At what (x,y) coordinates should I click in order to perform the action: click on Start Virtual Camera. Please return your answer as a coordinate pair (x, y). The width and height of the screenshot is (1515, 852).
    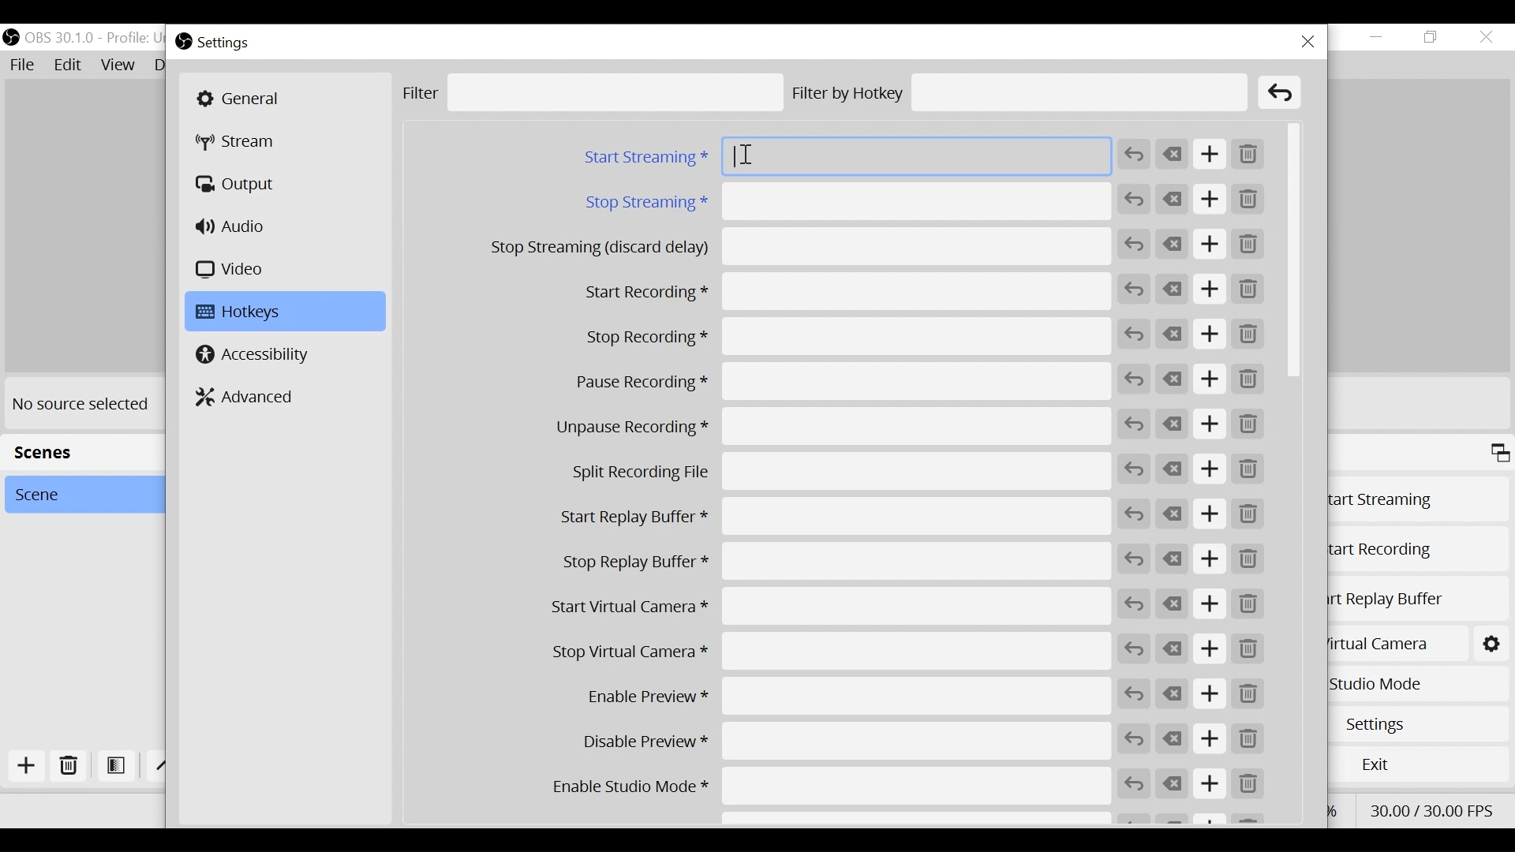
    Looking at the image, I should click on (832, 605).